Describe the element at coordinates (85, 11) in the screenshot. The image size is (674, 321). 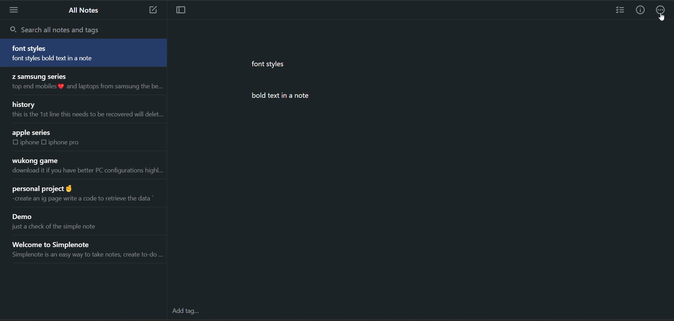
I see `all notes` at that location.